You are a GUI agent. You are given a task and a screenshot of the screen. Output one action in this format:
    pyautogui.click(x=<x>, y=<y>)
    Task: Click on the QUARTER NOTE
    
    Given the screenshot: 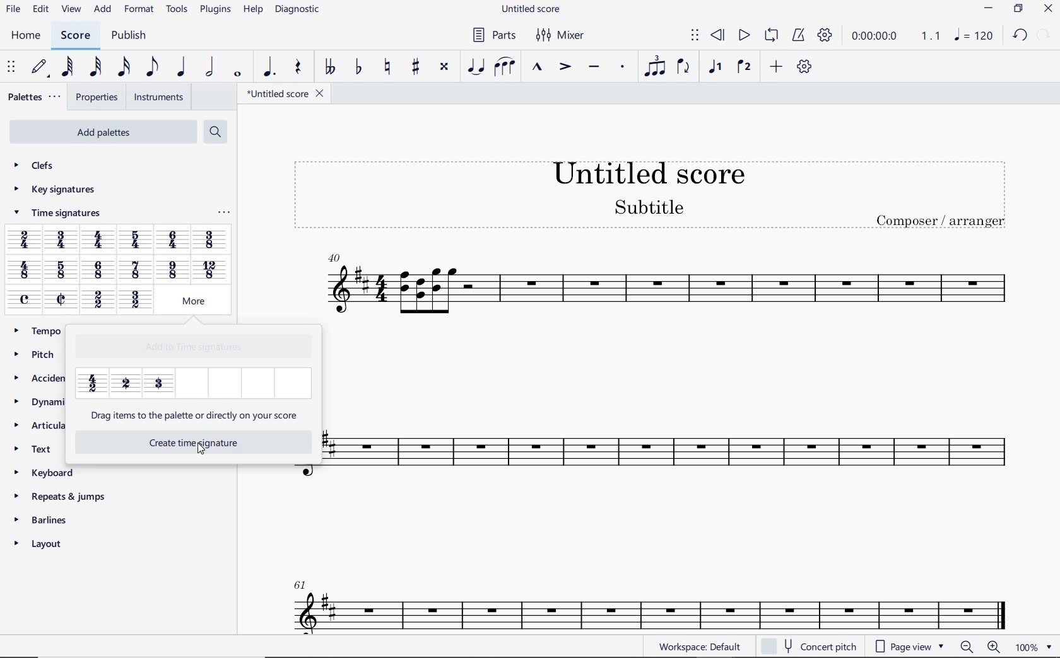 What is the action you would take?
    pyautogui.click(x=182, y=67)
    